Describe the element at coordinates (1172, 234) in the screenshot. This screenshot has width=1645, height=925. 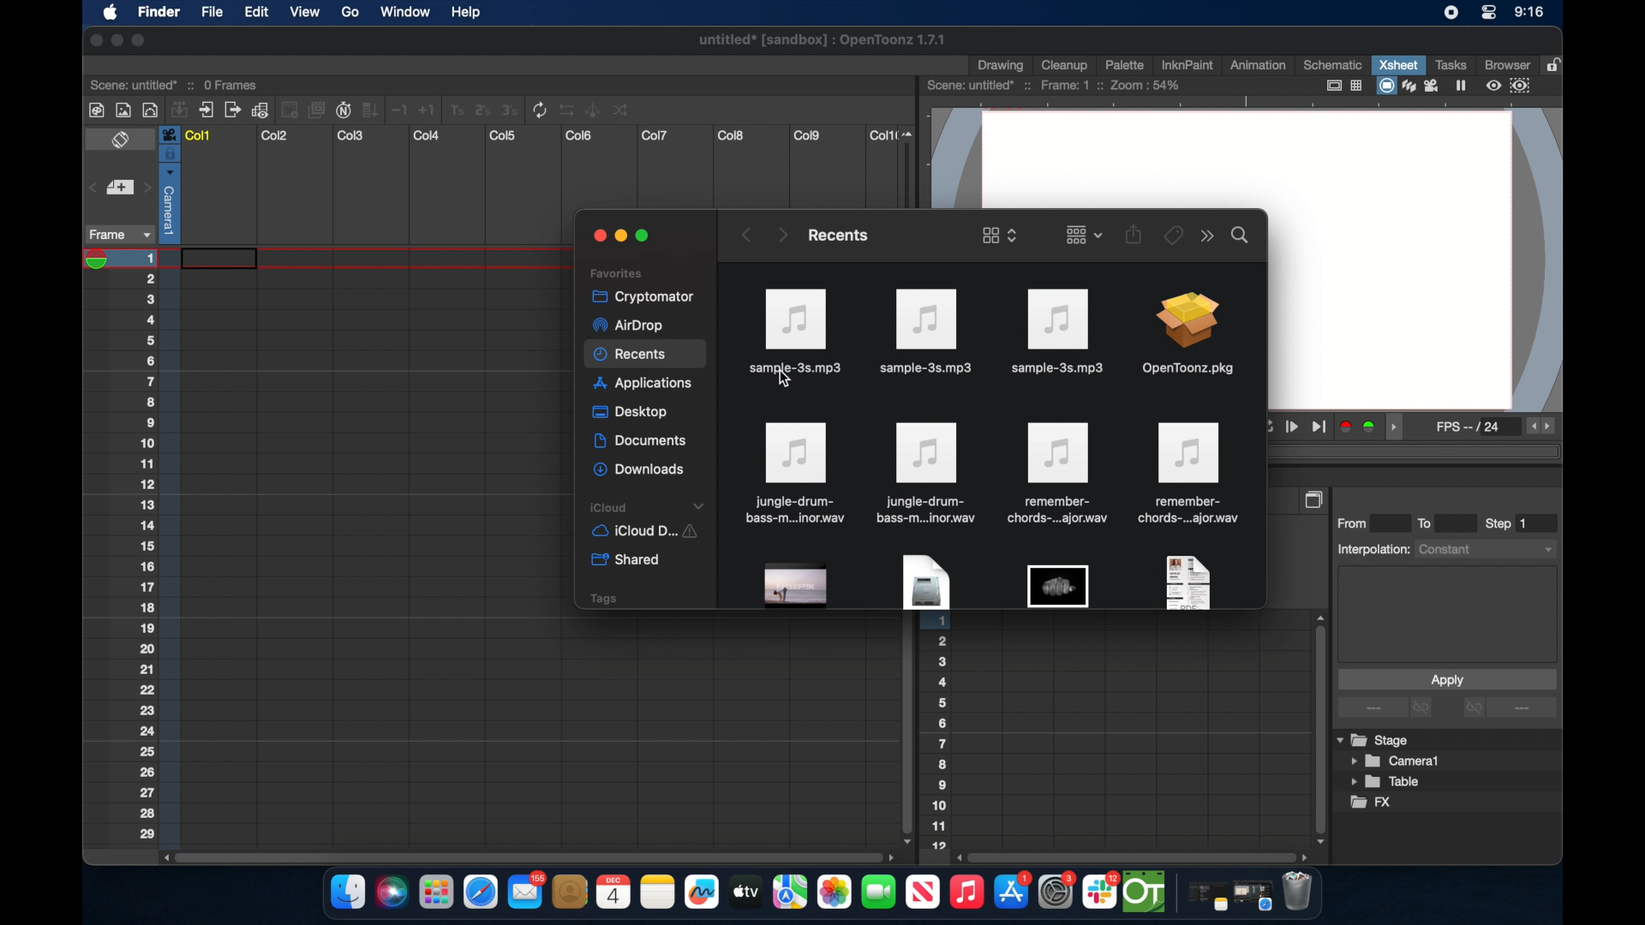
I see `tags` at that location.